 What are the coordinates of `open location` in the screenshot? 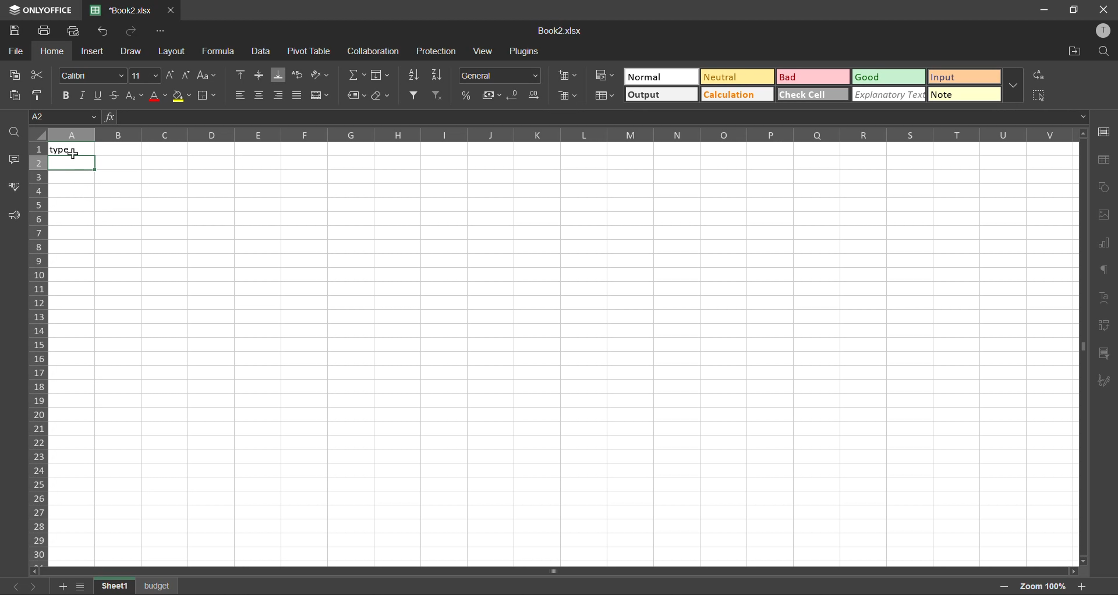 It's located at (1076, 52).